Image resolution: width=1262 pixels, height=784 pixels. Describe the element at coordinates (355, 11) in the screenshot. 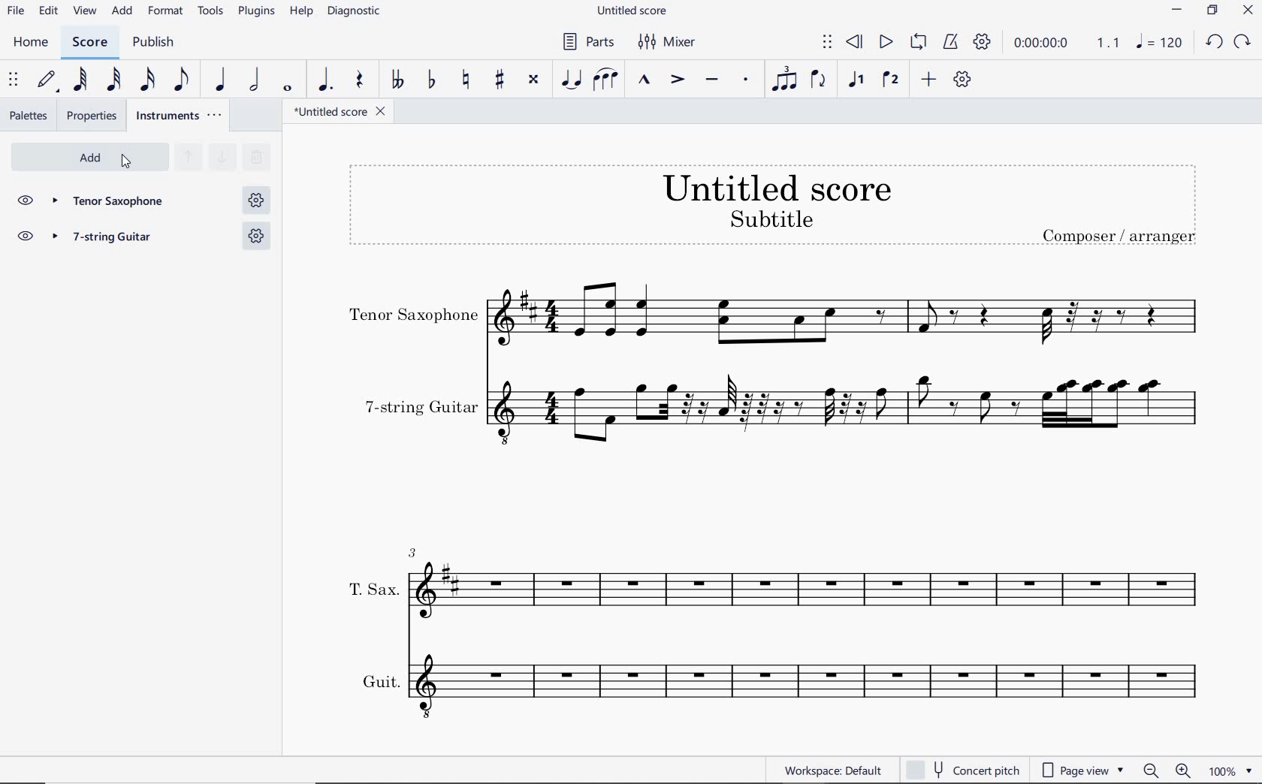

I see `DIAGNOSTIC` at that location.